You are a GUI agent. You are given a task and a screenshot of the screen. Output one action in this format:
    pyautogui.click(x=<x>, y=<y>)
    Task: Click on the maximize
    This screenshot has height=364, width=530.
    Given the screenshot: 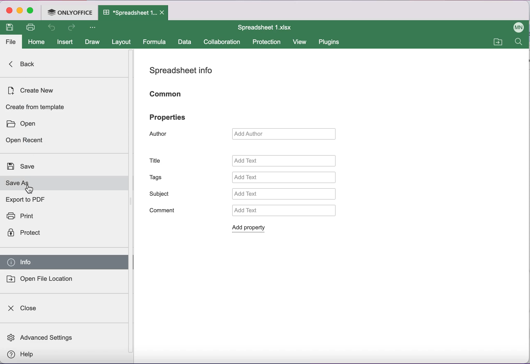 What is the action you would take?
    pyautogui.click(x=32, y=10)
    